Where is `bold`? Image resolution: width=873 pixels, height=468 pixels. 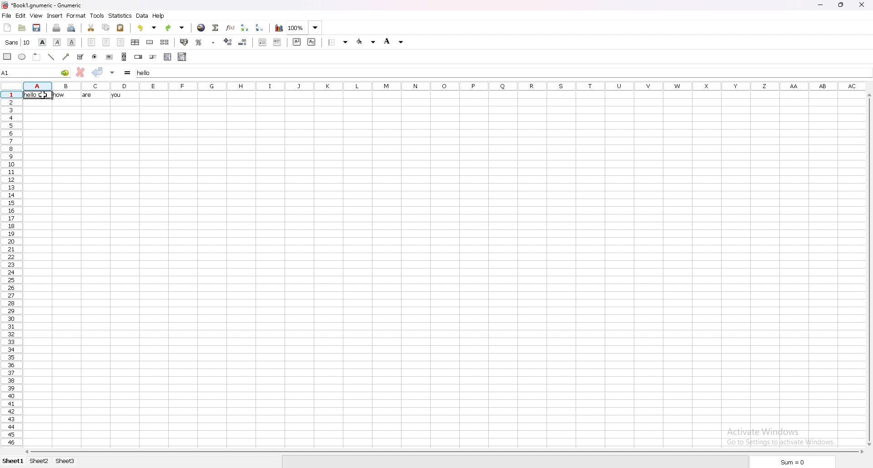 bold is located at coordinates (42, 42).